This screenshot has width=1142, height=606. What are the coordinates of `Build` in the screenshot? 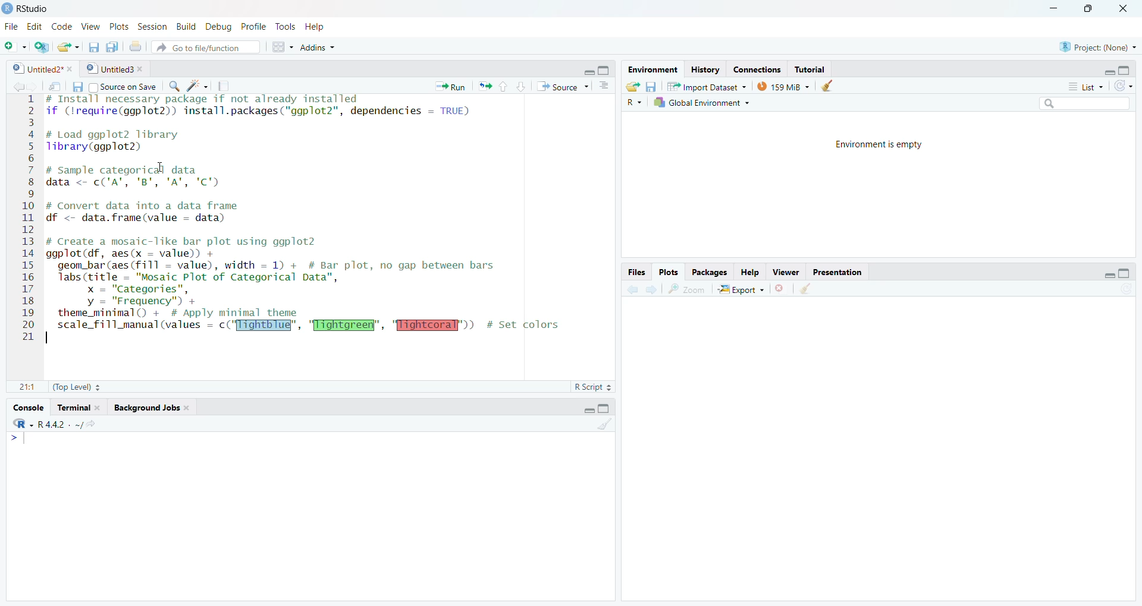 It's located at (186, 28).